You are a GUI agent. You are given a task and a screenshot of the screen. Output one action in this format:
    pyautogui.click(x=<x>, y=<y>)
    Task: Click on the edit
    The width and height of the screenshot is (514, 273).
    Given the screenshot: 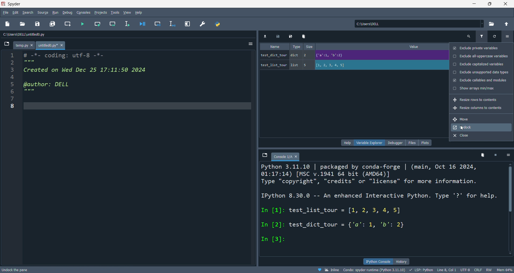 What is the action you would take?
    pyautogui.click(x=15, y=12)
    